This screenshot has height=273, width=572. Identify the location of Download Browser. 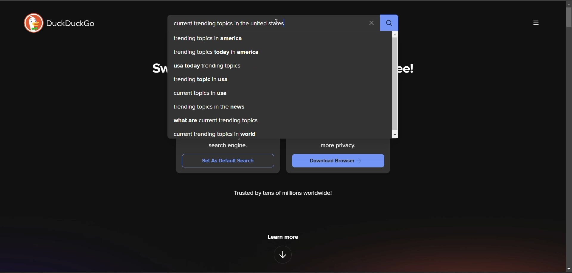
(338, 161).